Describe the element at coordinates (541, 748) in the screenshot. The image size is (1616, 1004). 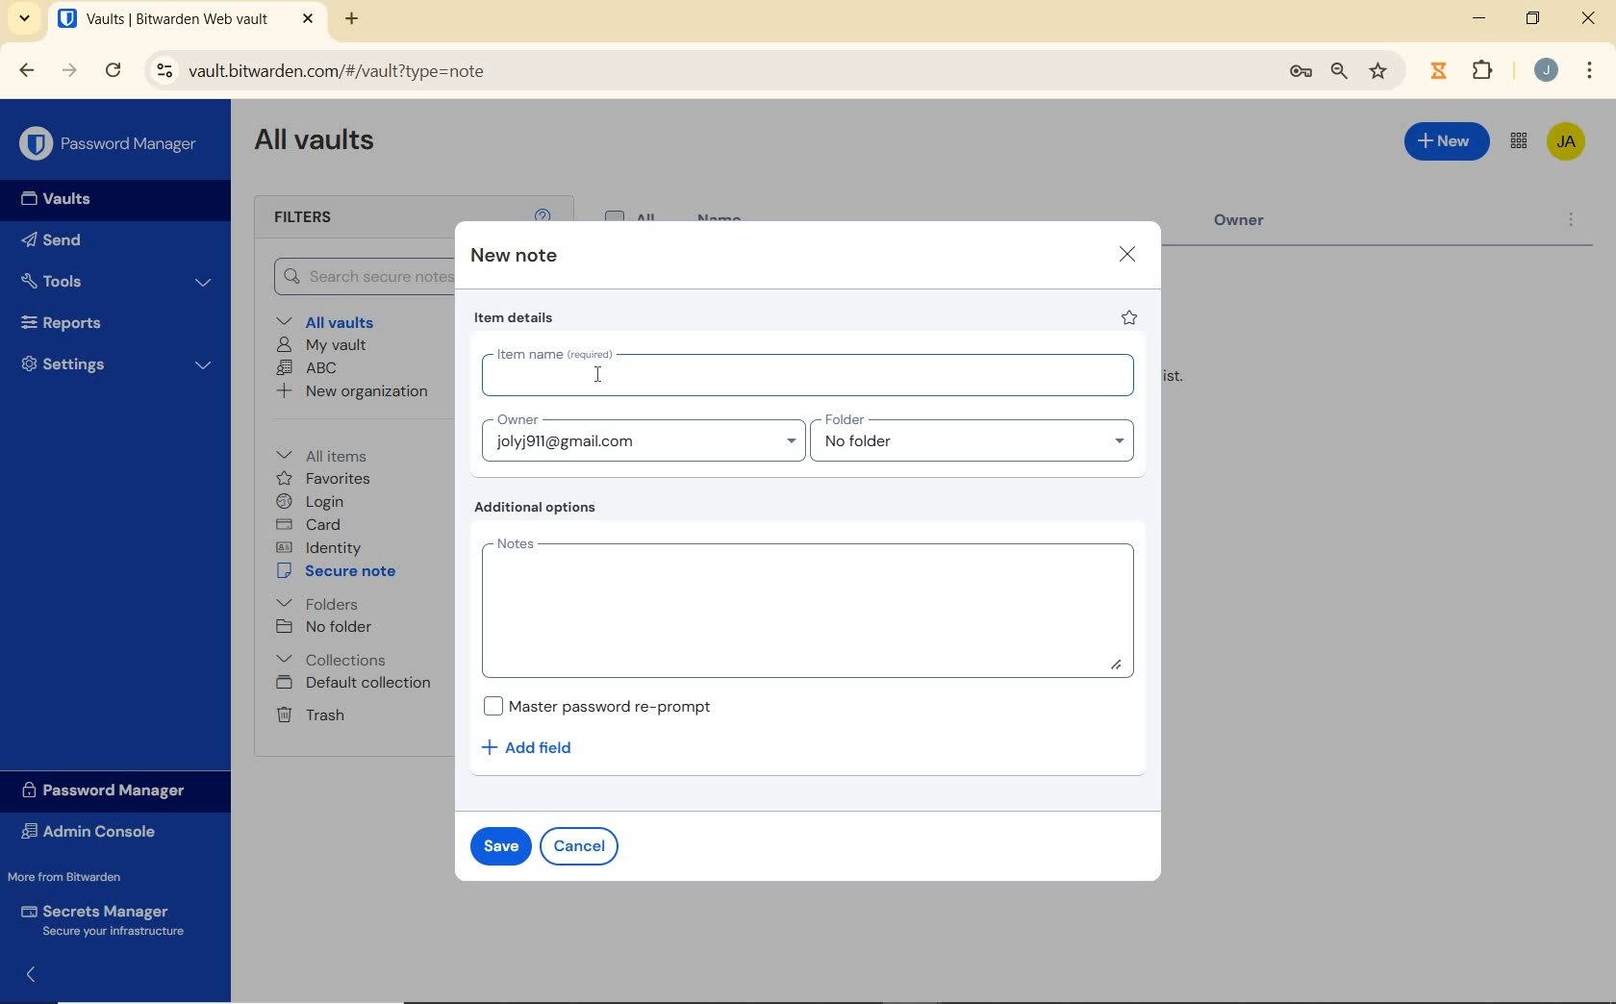
I see `add field` at that location.